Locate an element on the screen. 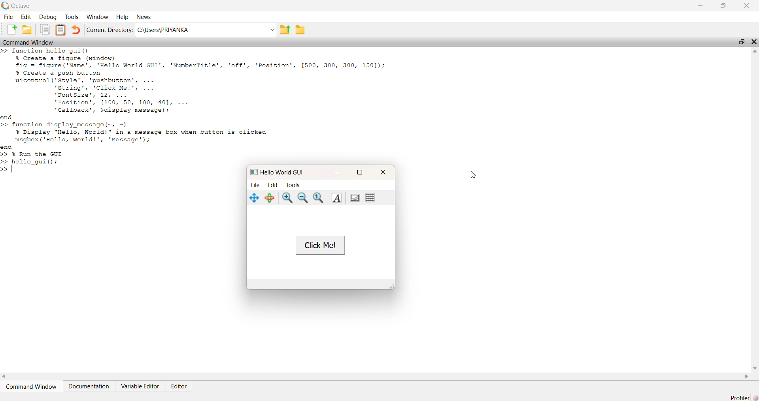 The height and width of the screenshot is (401, 759). save is located at coordinates (301, 30).